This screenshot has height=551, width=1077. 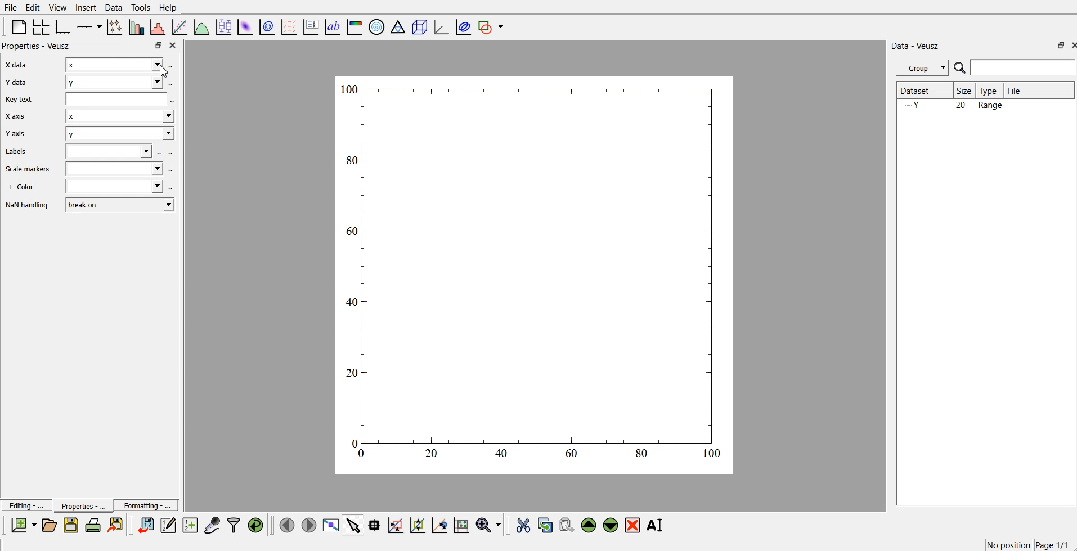 I want to click on Properties, so click(x=79, y=505).